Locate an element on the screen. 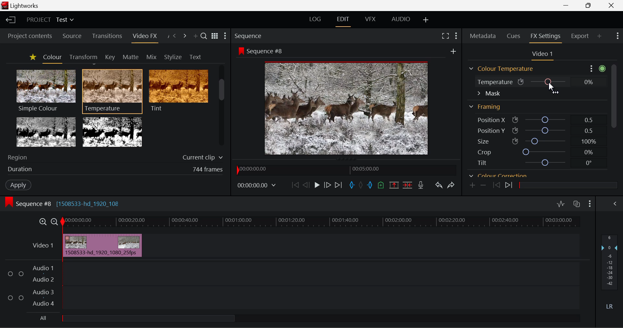 Image resolution: width=623 pixels, height=328 pixels. 00:00:00.00 is located at coordinates (254, 169).